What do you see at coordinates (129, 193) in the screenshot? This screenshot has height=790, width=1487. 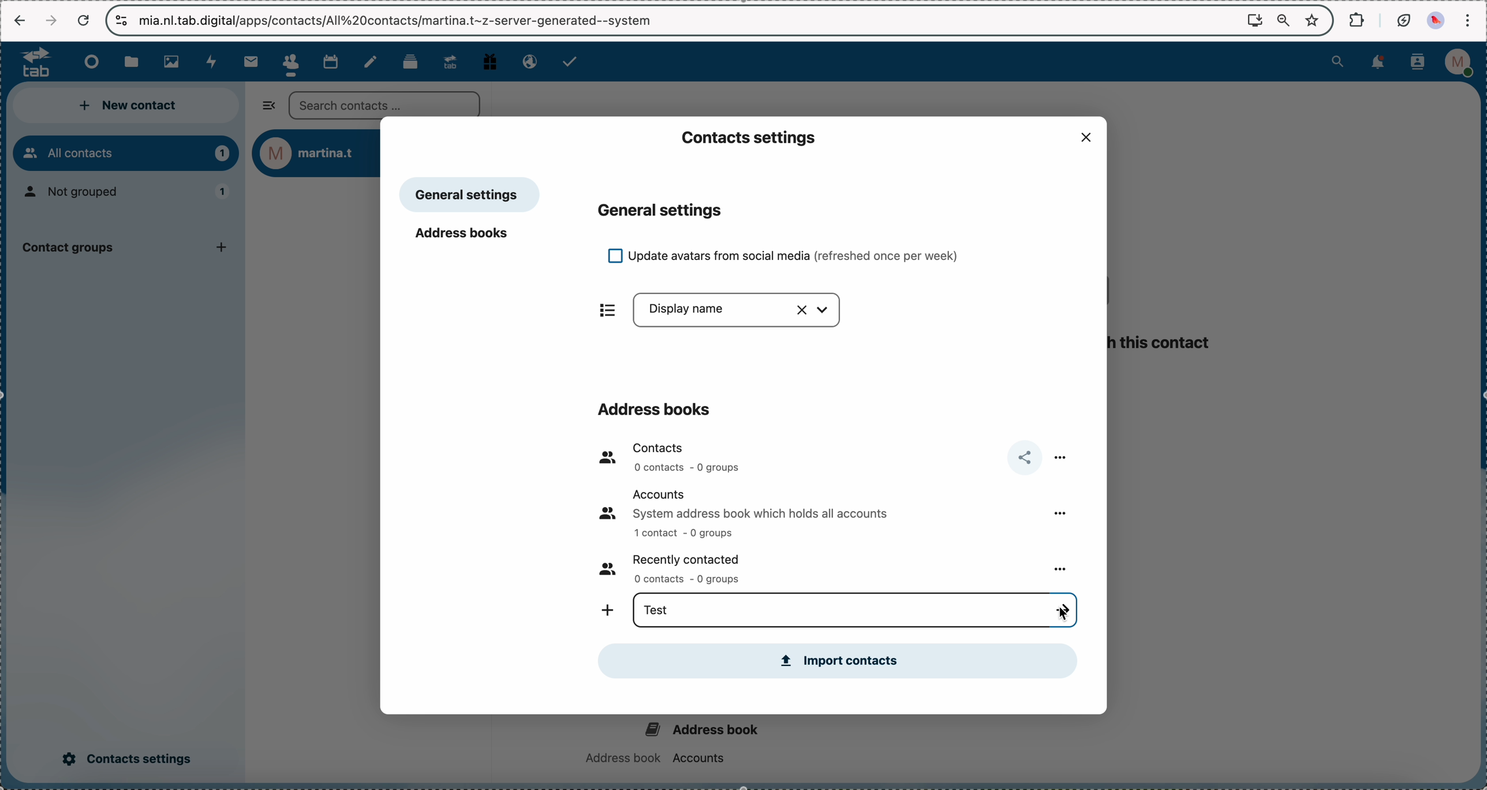 I see `not grouped` at bounding box center [129, 193].